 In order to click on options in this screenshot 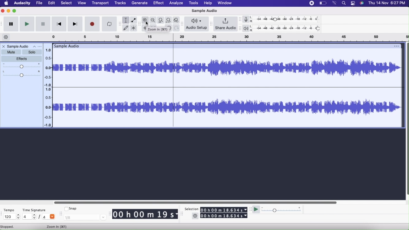, I will do `click(396, 46)`.